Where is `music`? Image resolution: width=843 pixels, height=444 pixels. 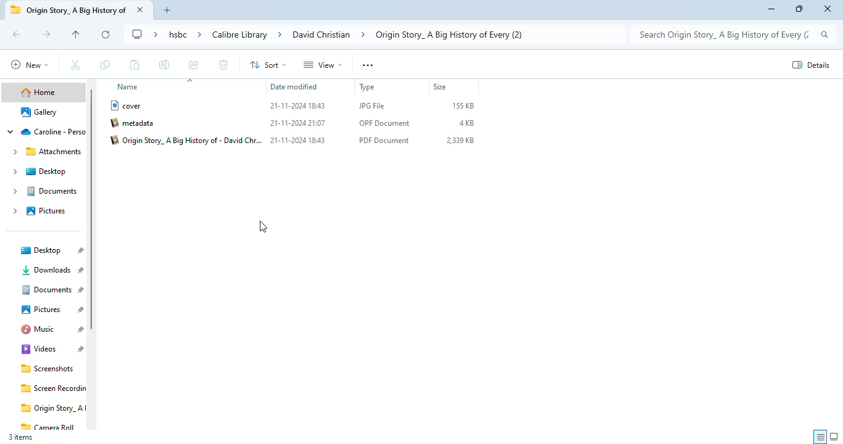
music is located at coordinates (51, 329).